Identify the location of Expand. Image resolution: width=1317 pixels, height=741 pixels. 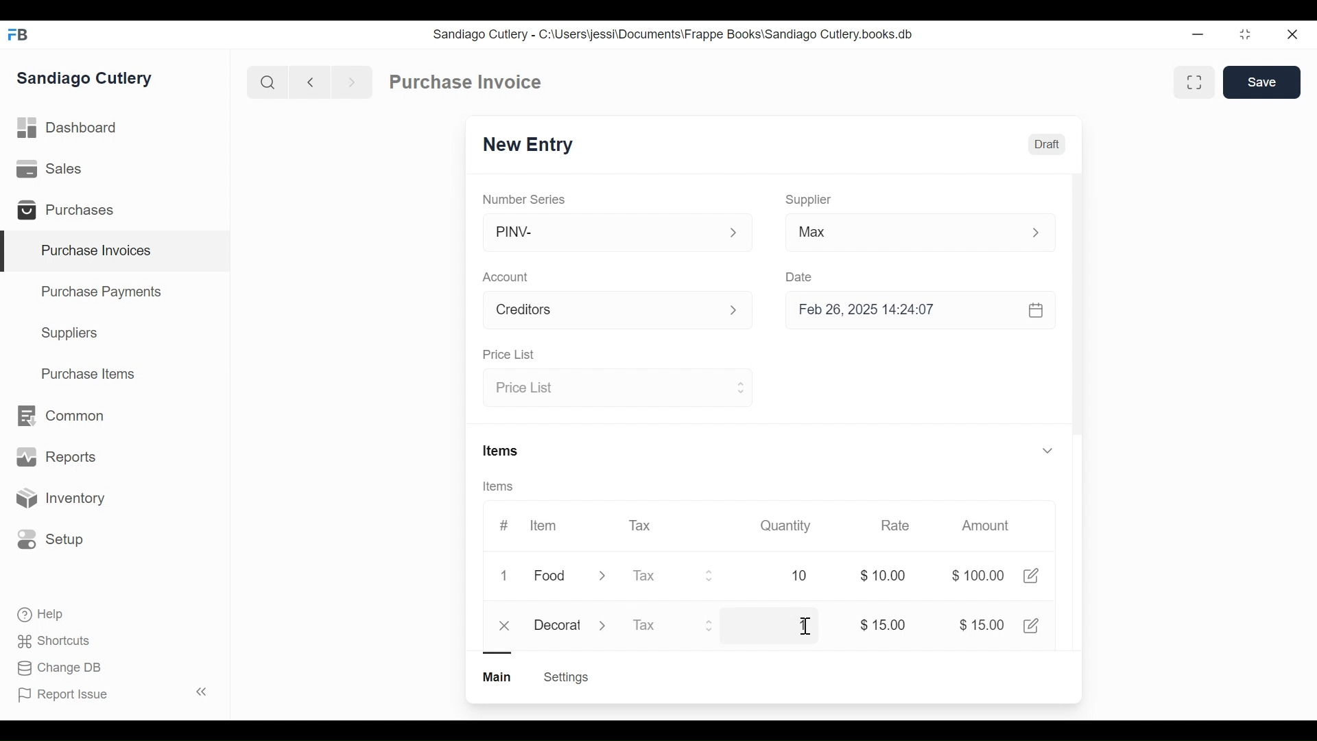
(739, 386).